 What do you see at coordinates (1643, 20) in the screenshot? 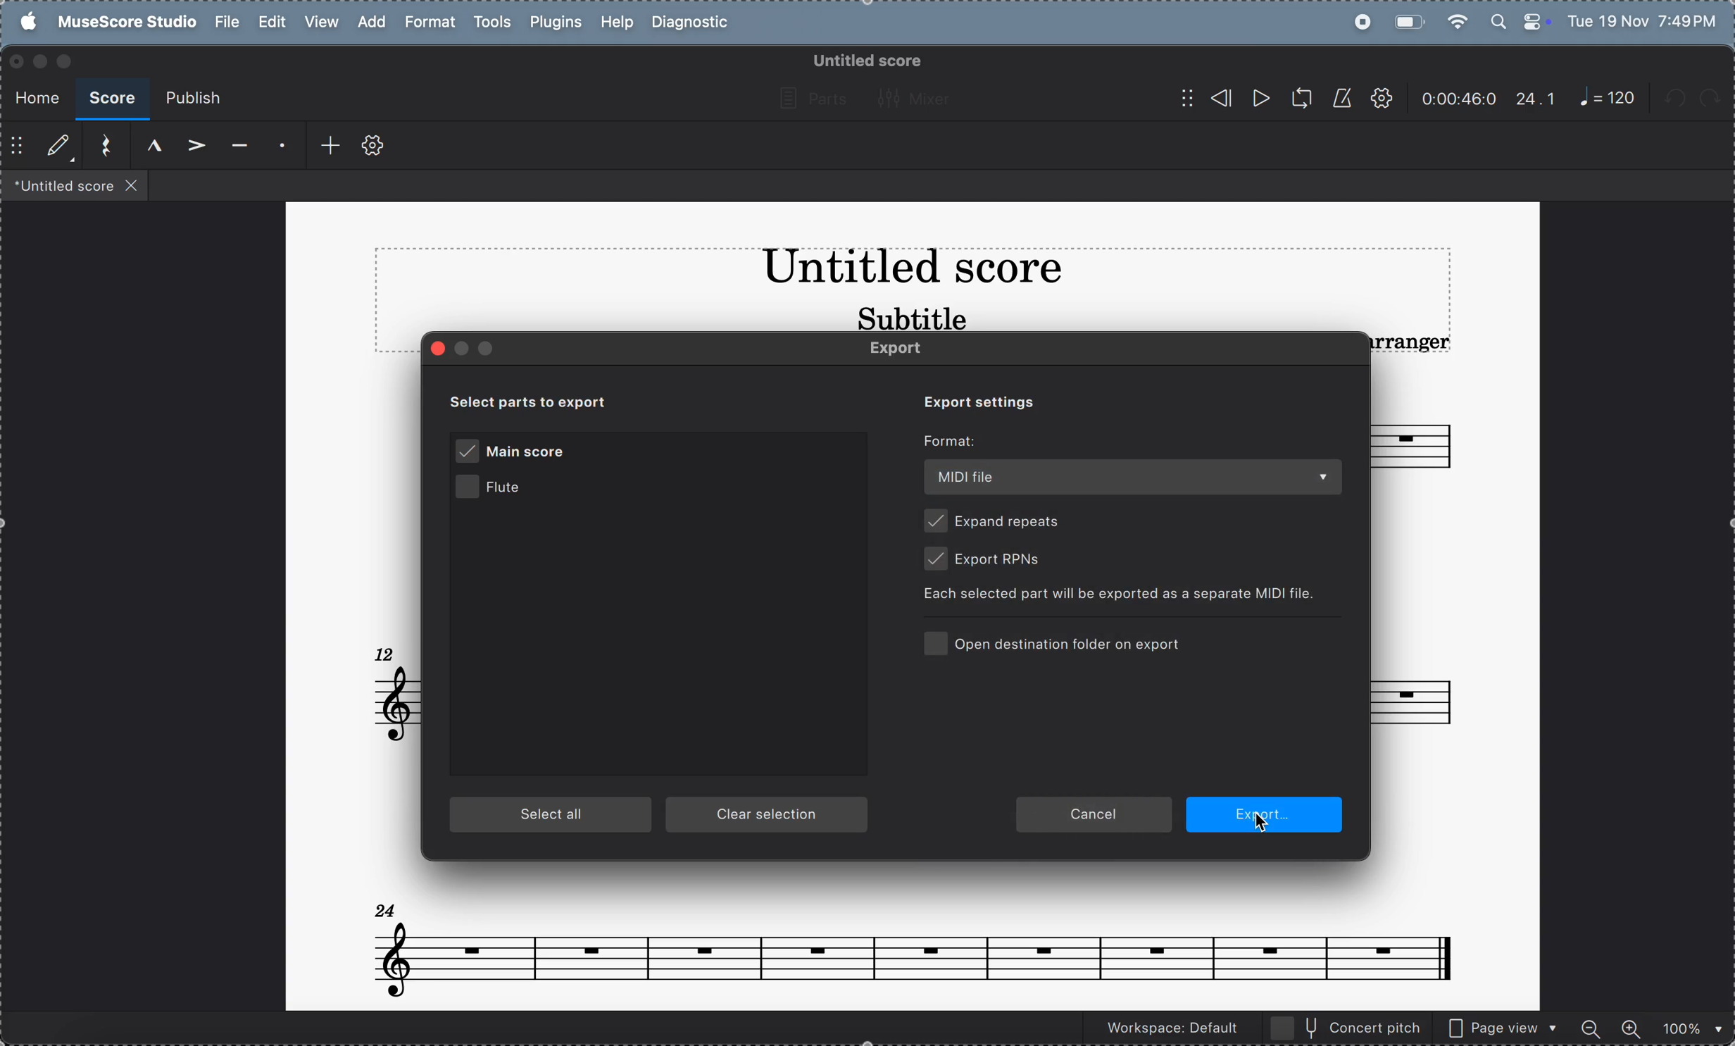
I see `date and time` at bounding box center [1643, 20].